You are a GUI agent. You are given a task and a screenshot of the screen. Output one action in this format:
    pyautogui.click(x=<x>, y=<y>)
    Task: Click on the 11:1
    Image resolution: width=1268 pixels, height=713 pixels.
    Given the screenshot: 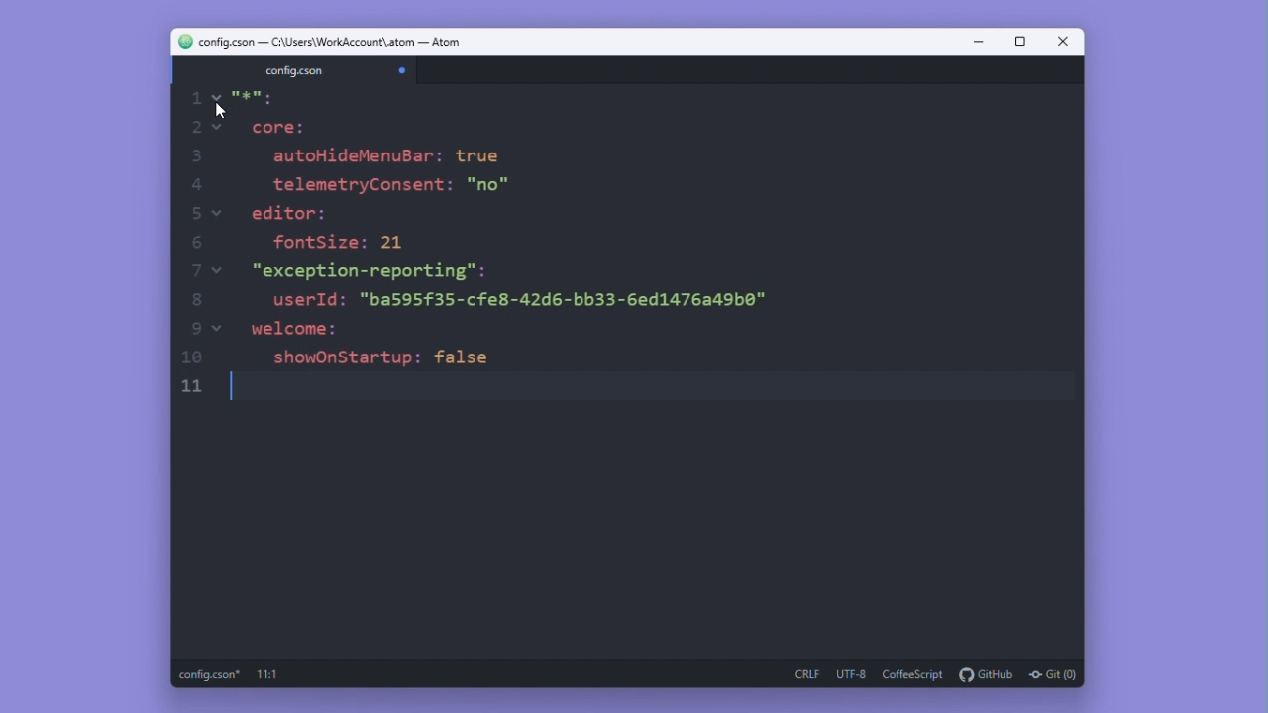 What is the action you would take?
    pyautogui.click(x=269, y=675)
    